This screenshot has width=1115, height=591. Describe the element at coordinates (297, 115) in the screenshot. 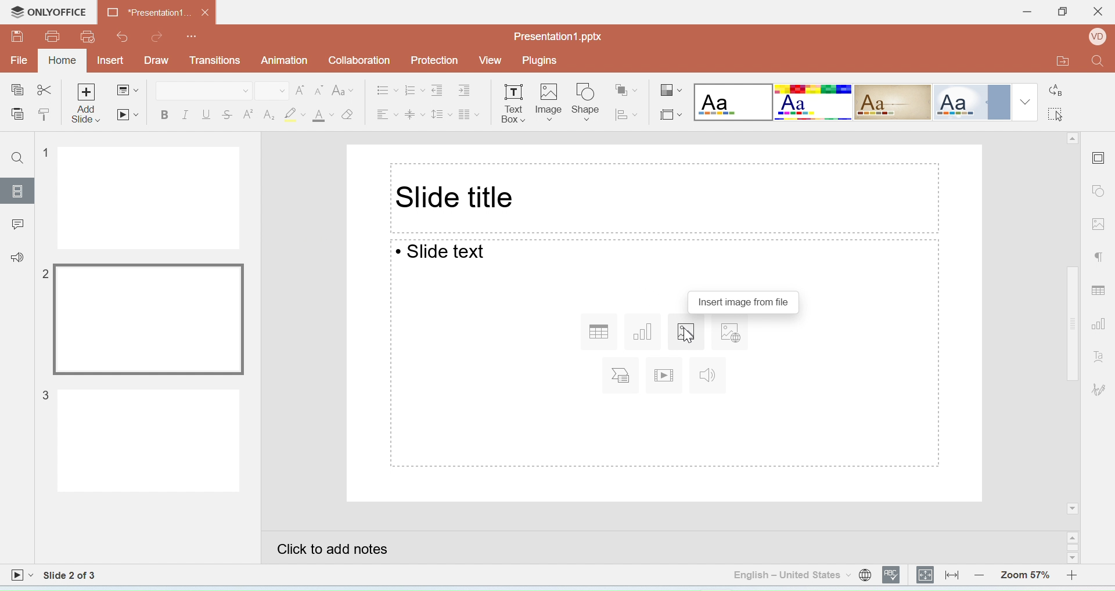

I see `Highlight color` at that location.